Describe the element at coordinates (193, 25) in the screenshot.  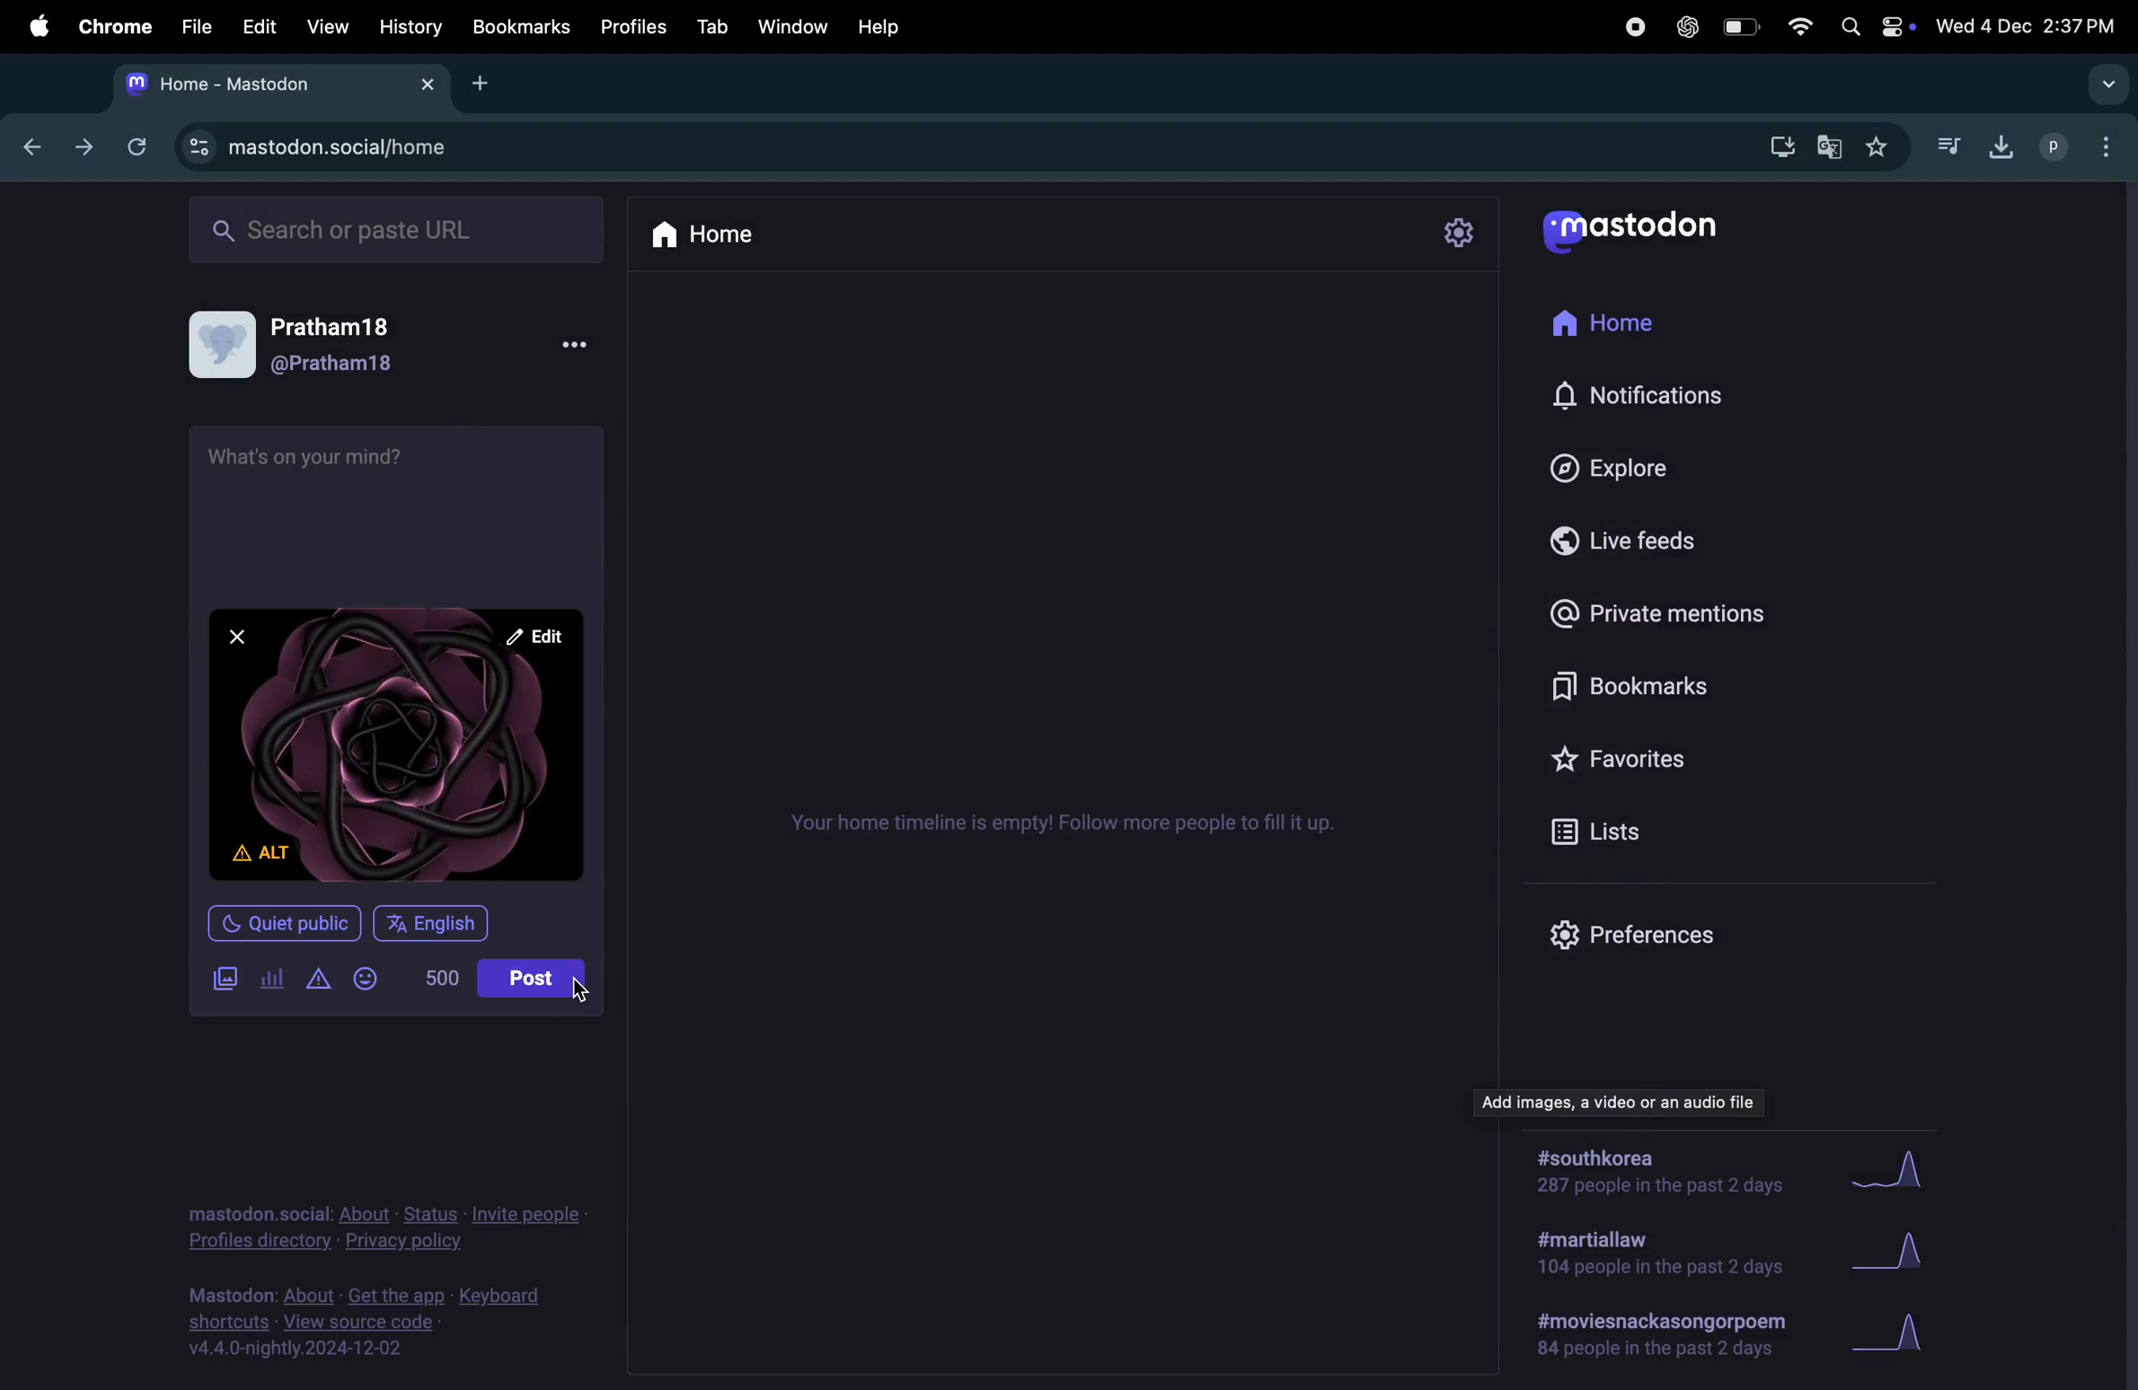
I see `Files` at that location.